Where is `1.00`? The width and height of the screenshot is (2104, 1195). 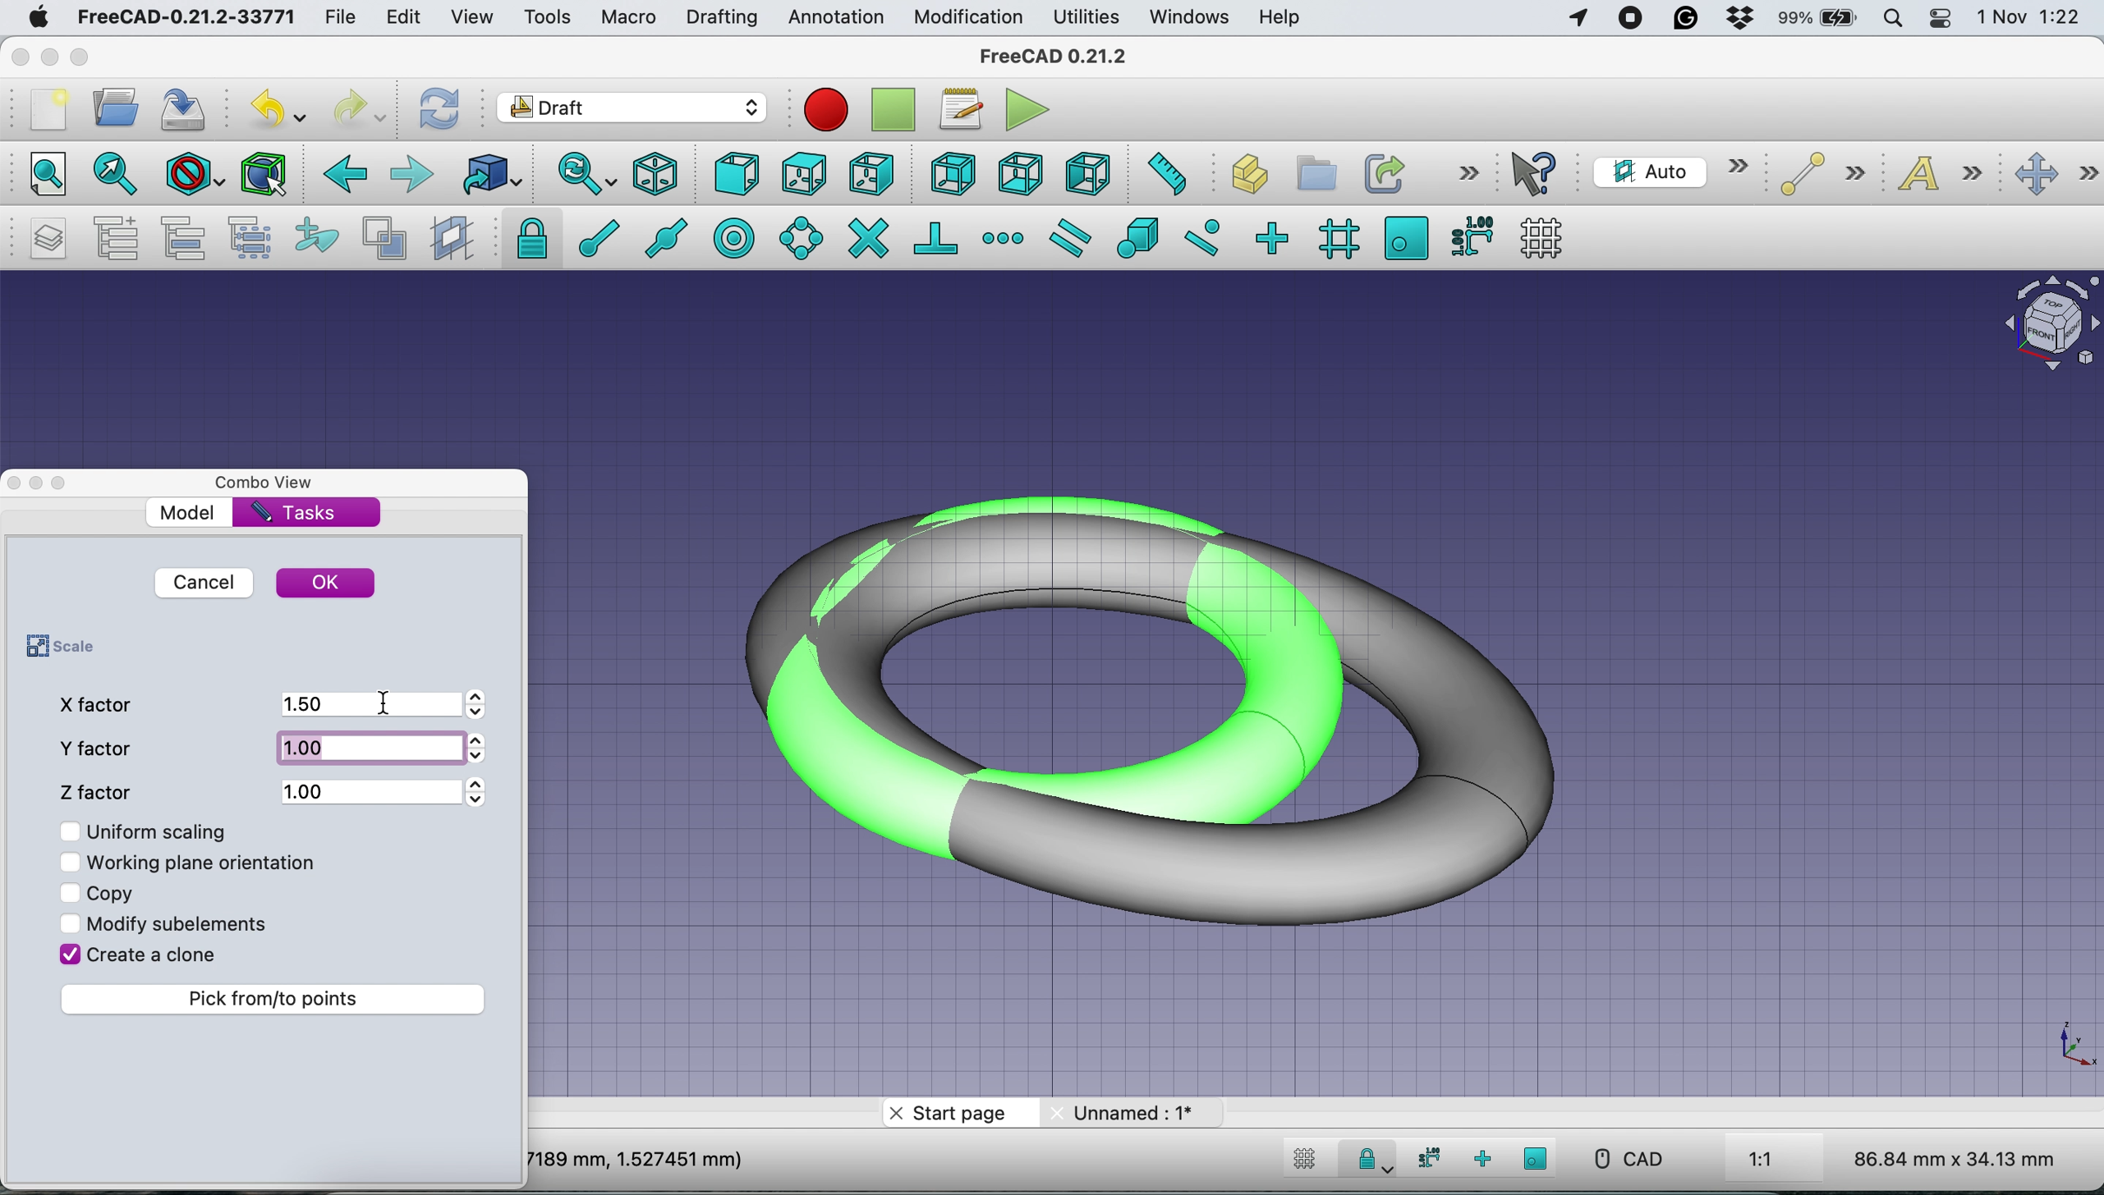 1.00 is located at coordinates (370, 787).